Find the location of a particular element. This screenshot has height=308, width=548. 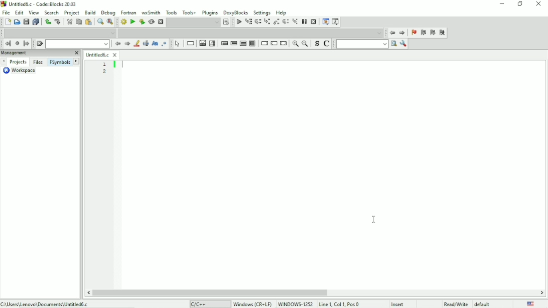

Zoom out is located at coordinates (306, 44).